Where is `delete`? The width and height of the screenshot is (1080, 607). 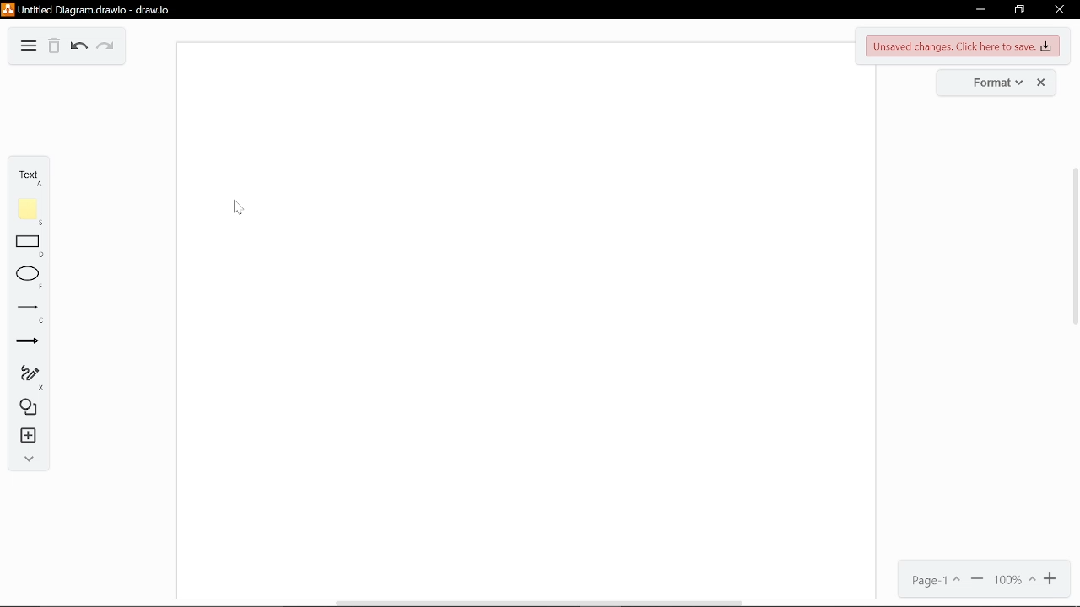 delete is located at coordinates (55, 46).